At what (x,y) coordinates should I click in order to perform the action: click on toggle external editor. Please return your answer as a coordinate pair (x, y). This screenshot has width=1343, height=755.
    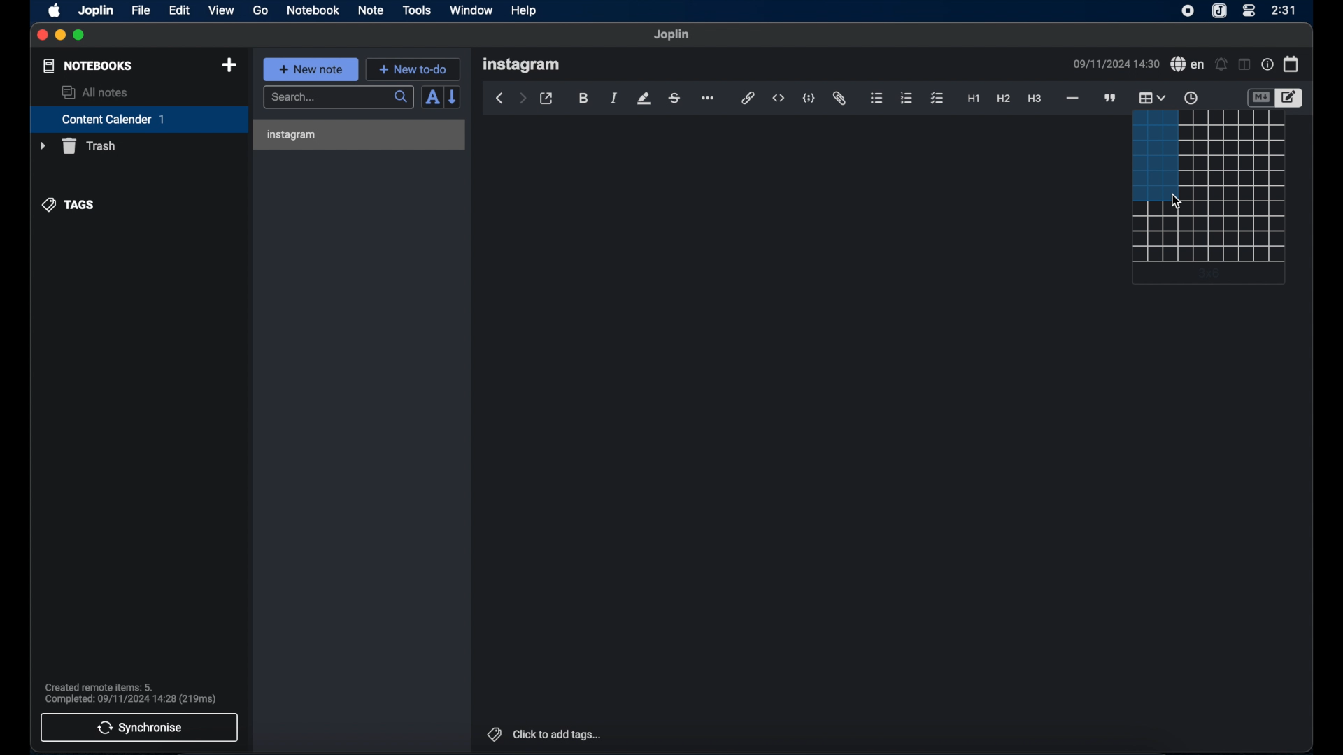
    Looking at the image, I should click on (546, 99).